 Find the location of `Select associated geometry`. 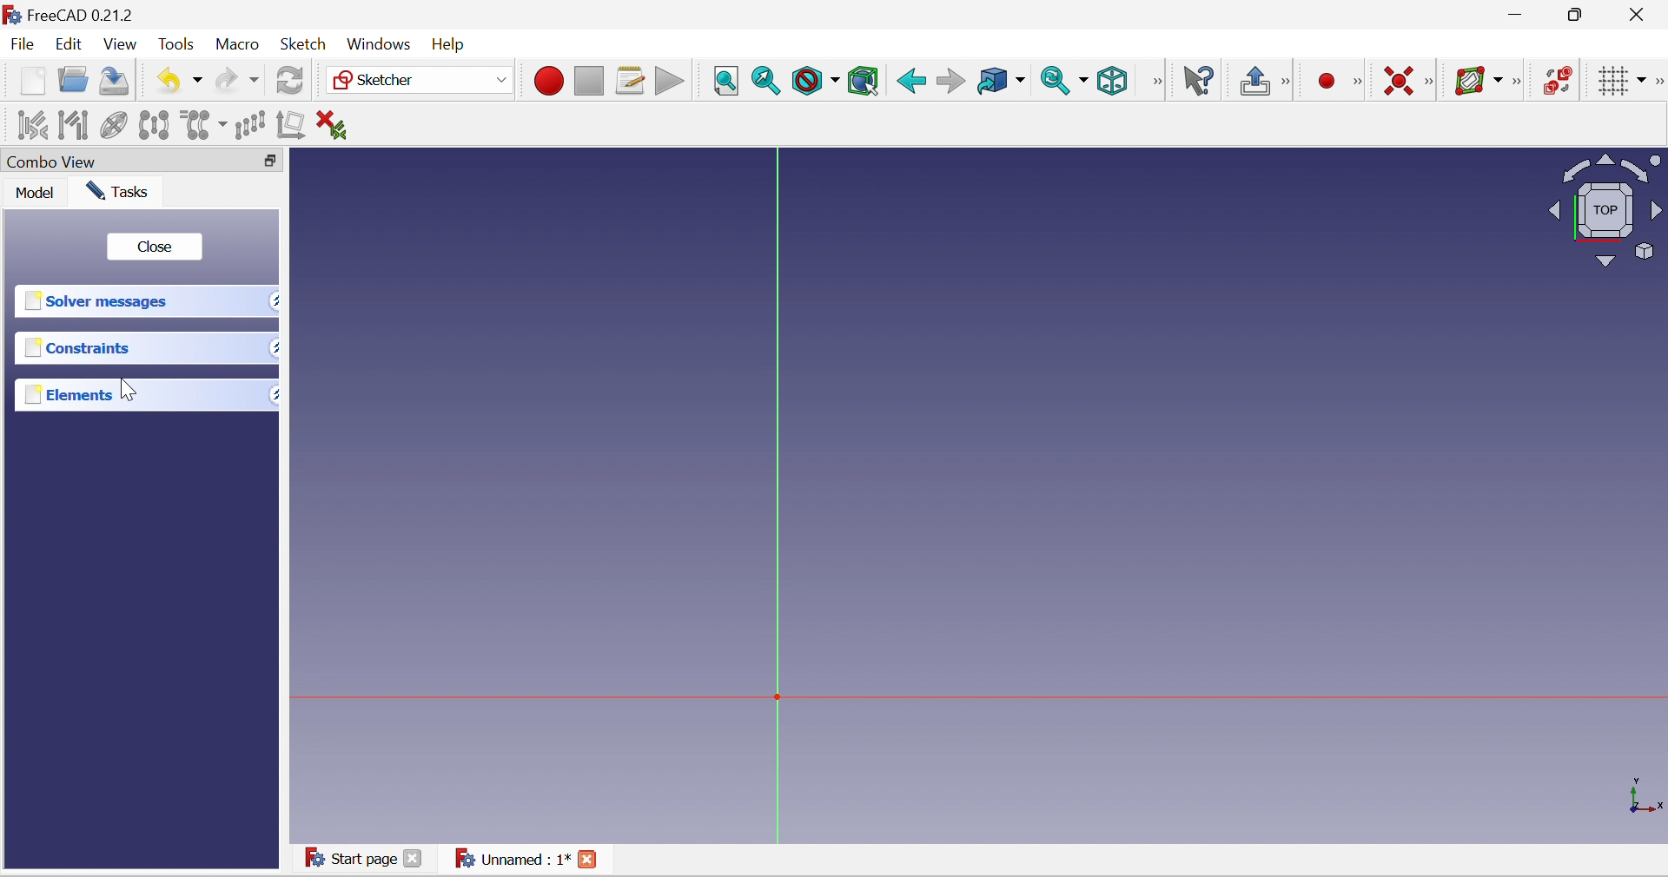

Select associated geometry is located at coordinates (74, 126).